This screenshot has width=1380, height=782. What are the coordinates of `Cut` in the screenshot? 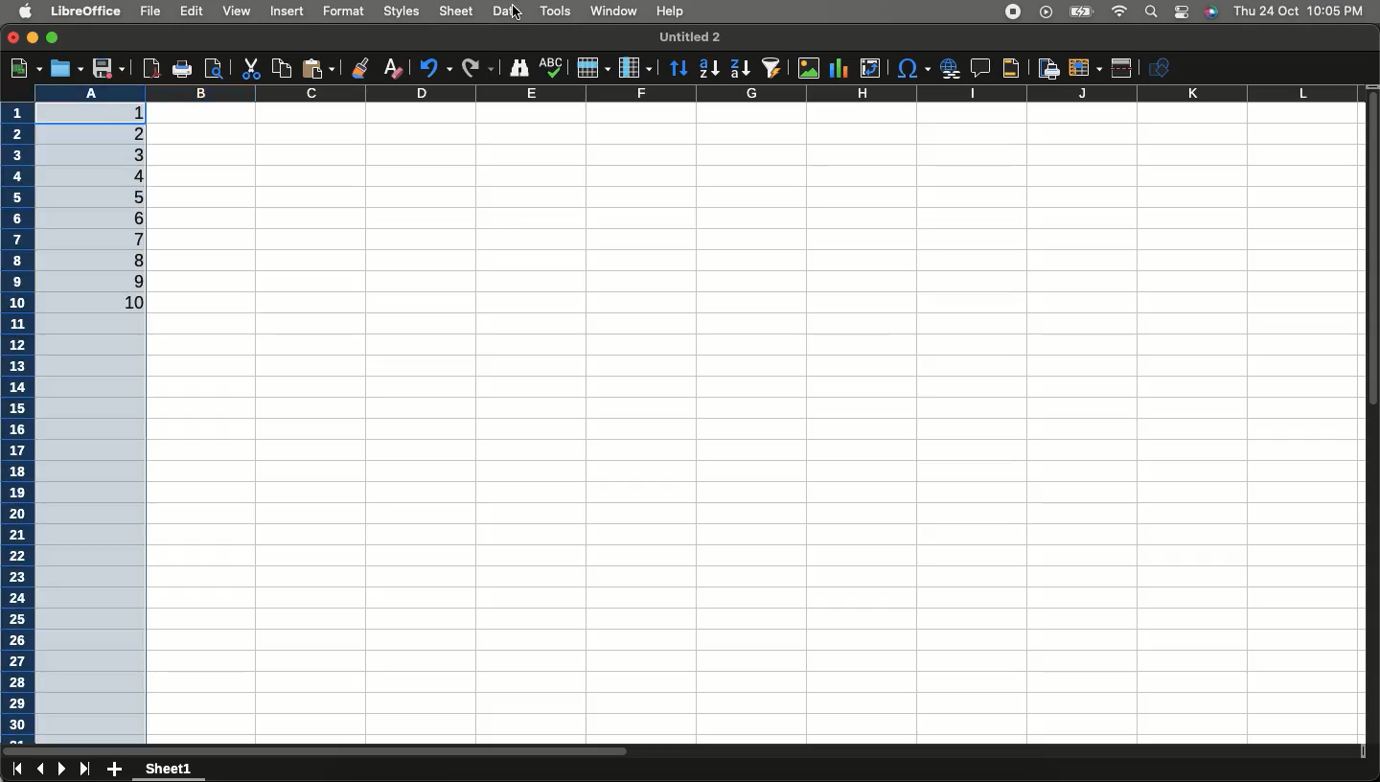 It's located at (249, 68).